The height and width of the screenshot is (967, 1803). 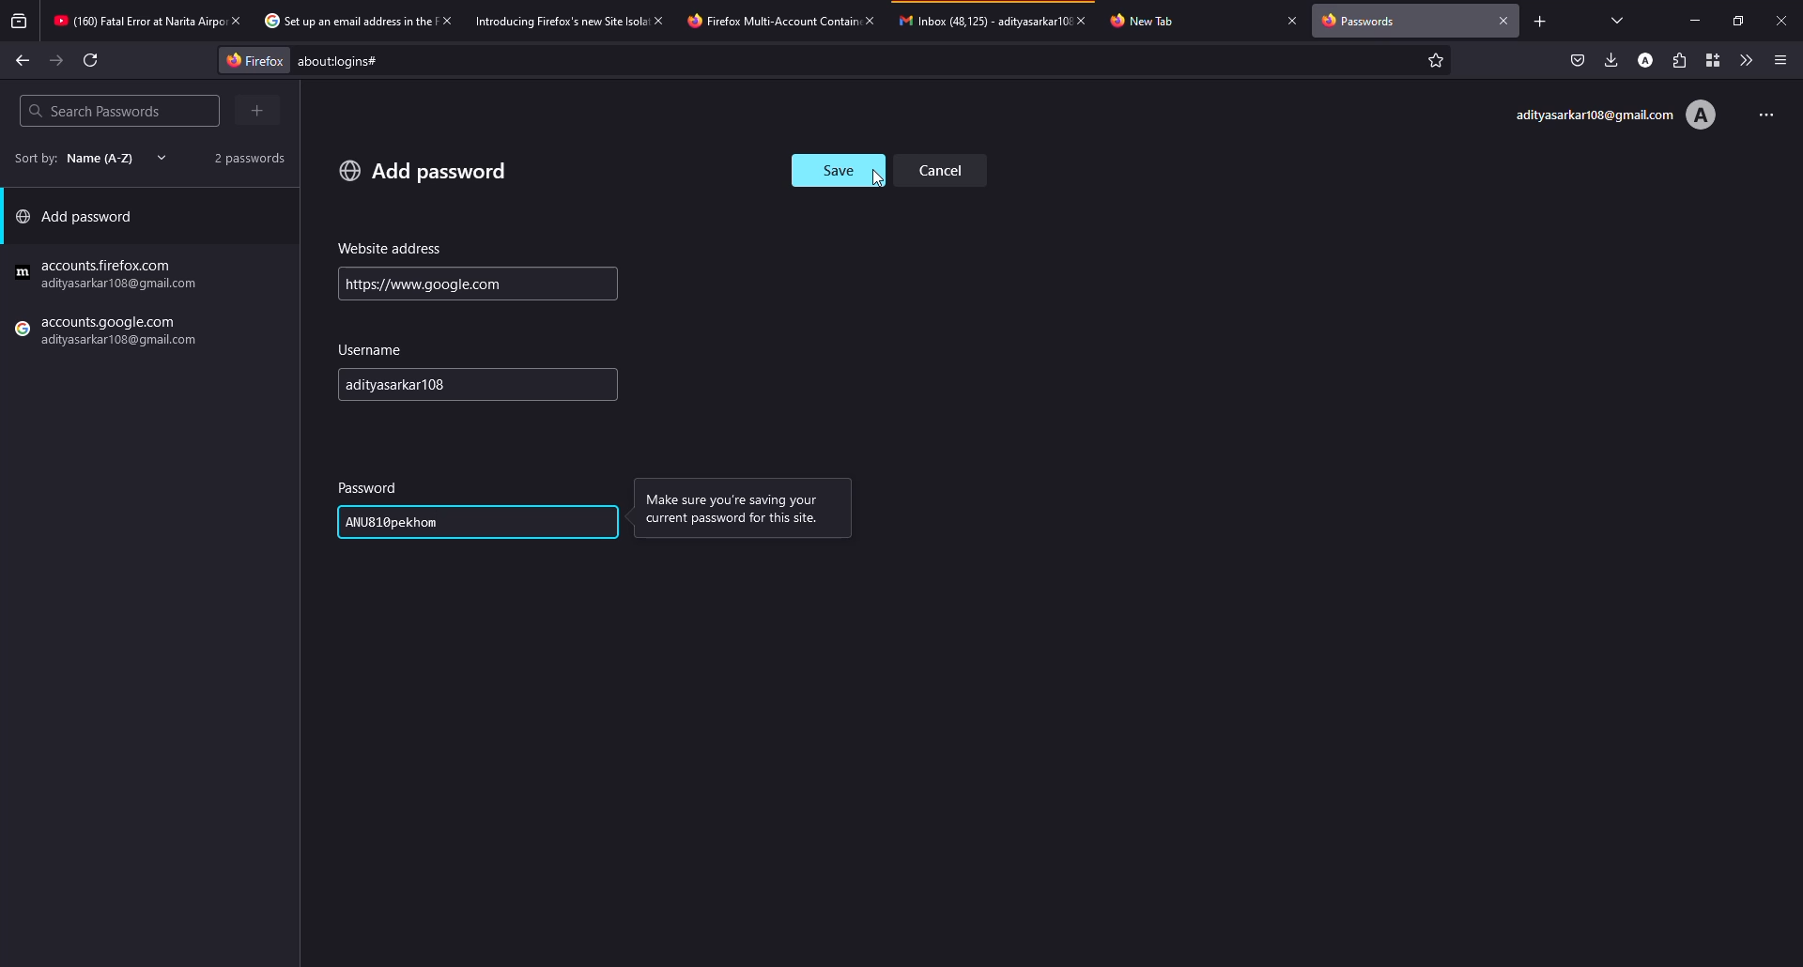 What do you see at coordinates (494, 61) in the screenshot?
I see `about` at bounding box center [494, 61].